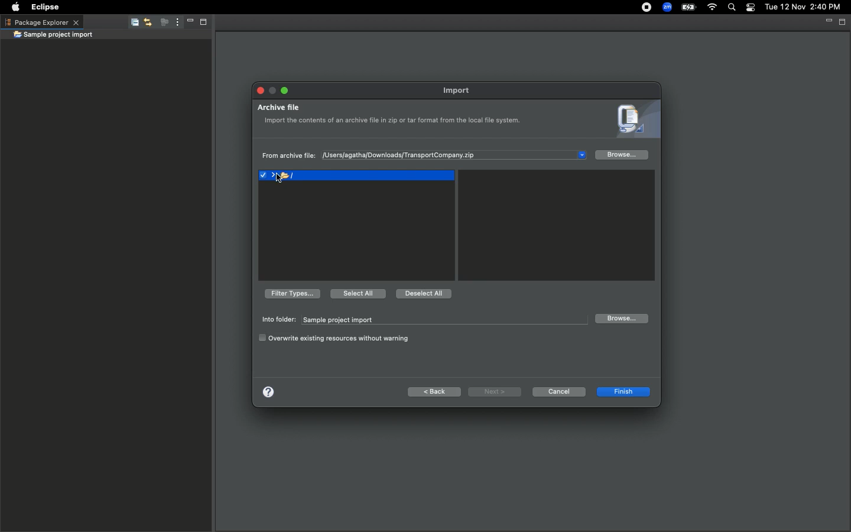 The image size is (851, 532). I want to click on Browse, so click(621, 319).